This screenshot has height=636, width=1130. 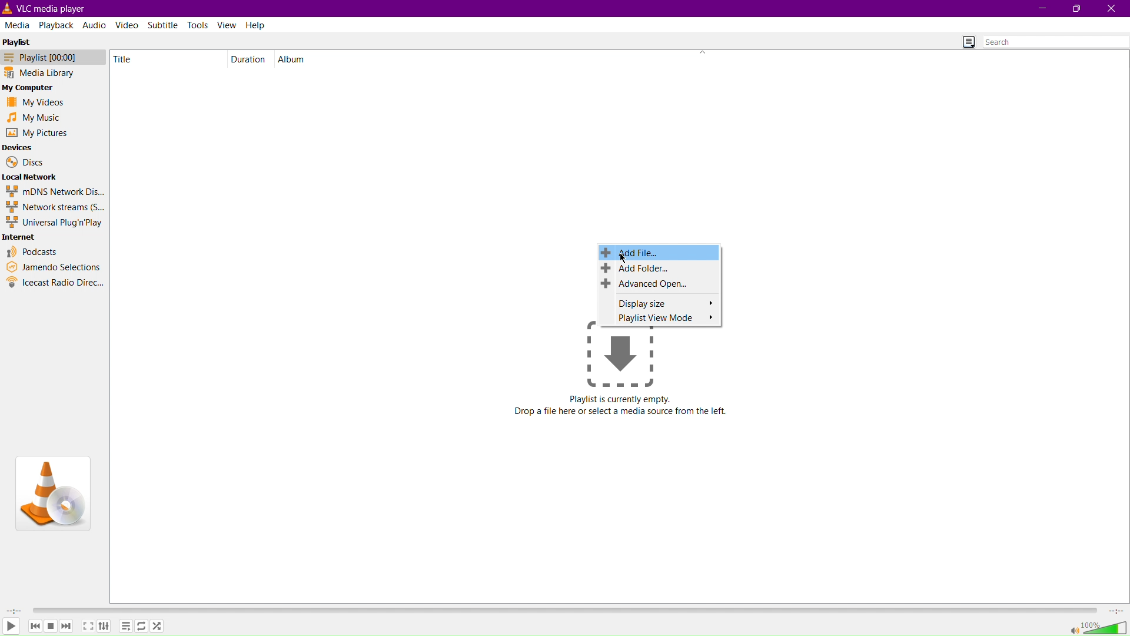 I want to click on Play, so click(x=11, y=627).